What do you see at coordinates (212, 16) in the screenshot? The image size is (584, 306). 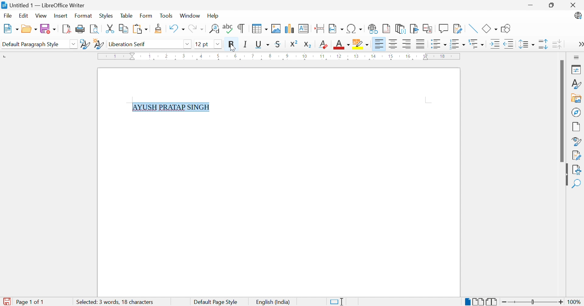 I see `Help` at bounding box center [212, 16].